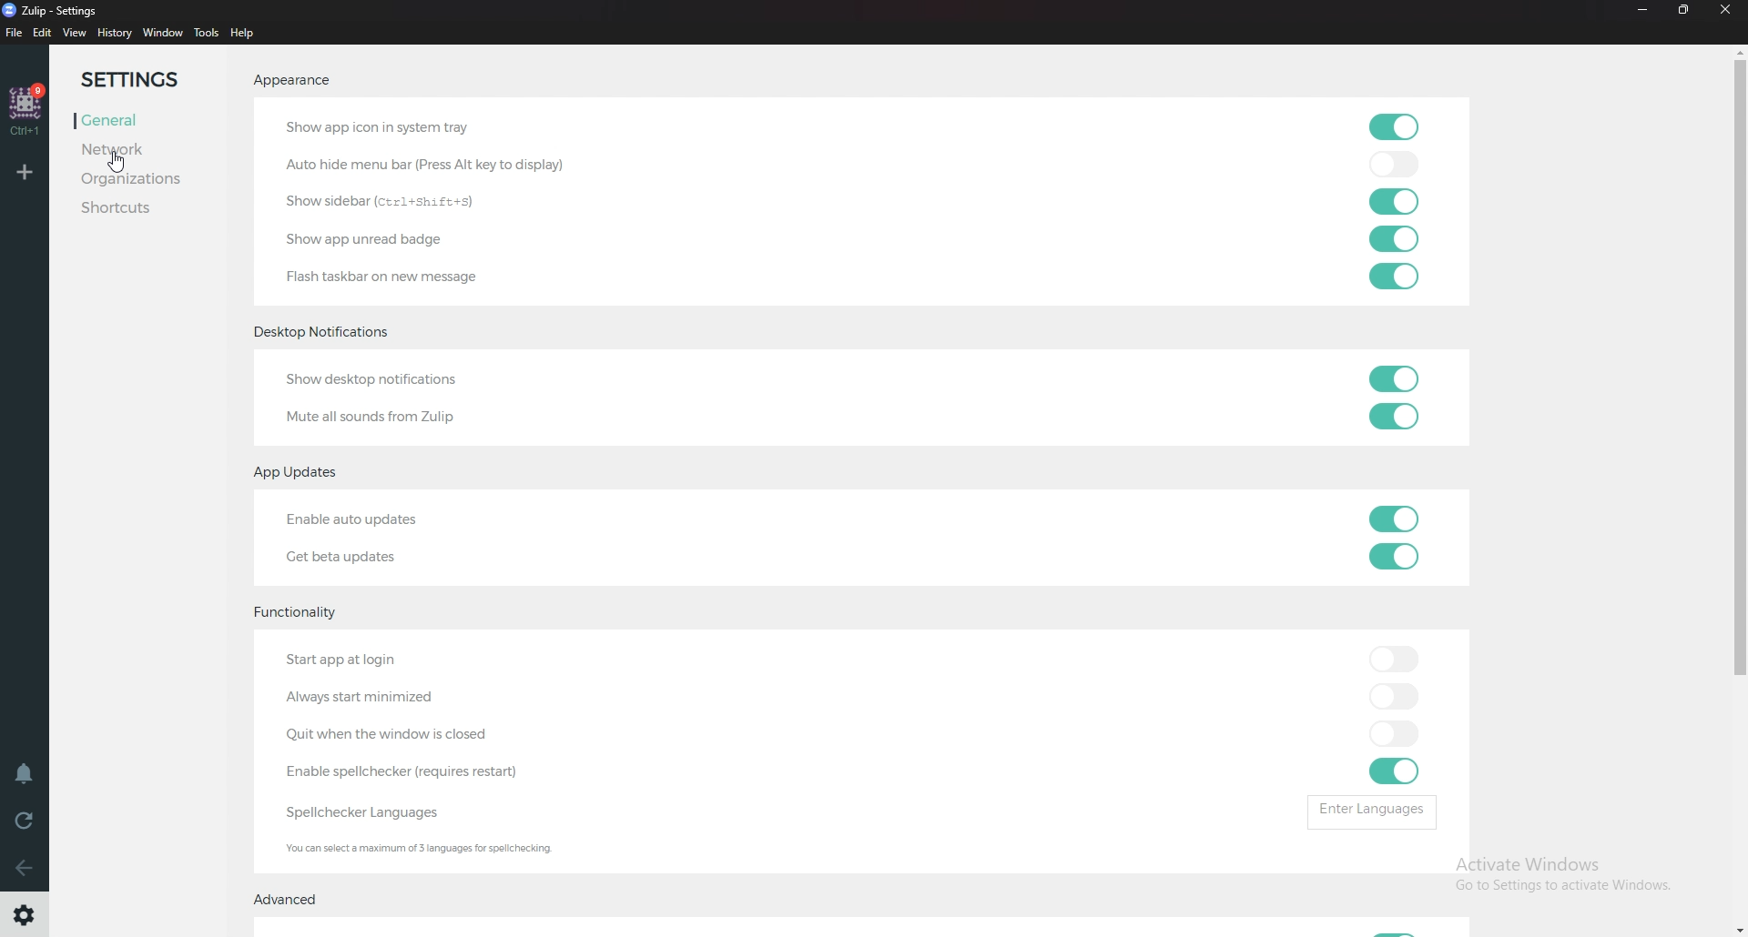 The width and height of the screenshot is (1748, 937). What do you see at coordinates (419, 380) in the screenshot?
I see `Show desktop notifications` at bounding box center [419, 380].